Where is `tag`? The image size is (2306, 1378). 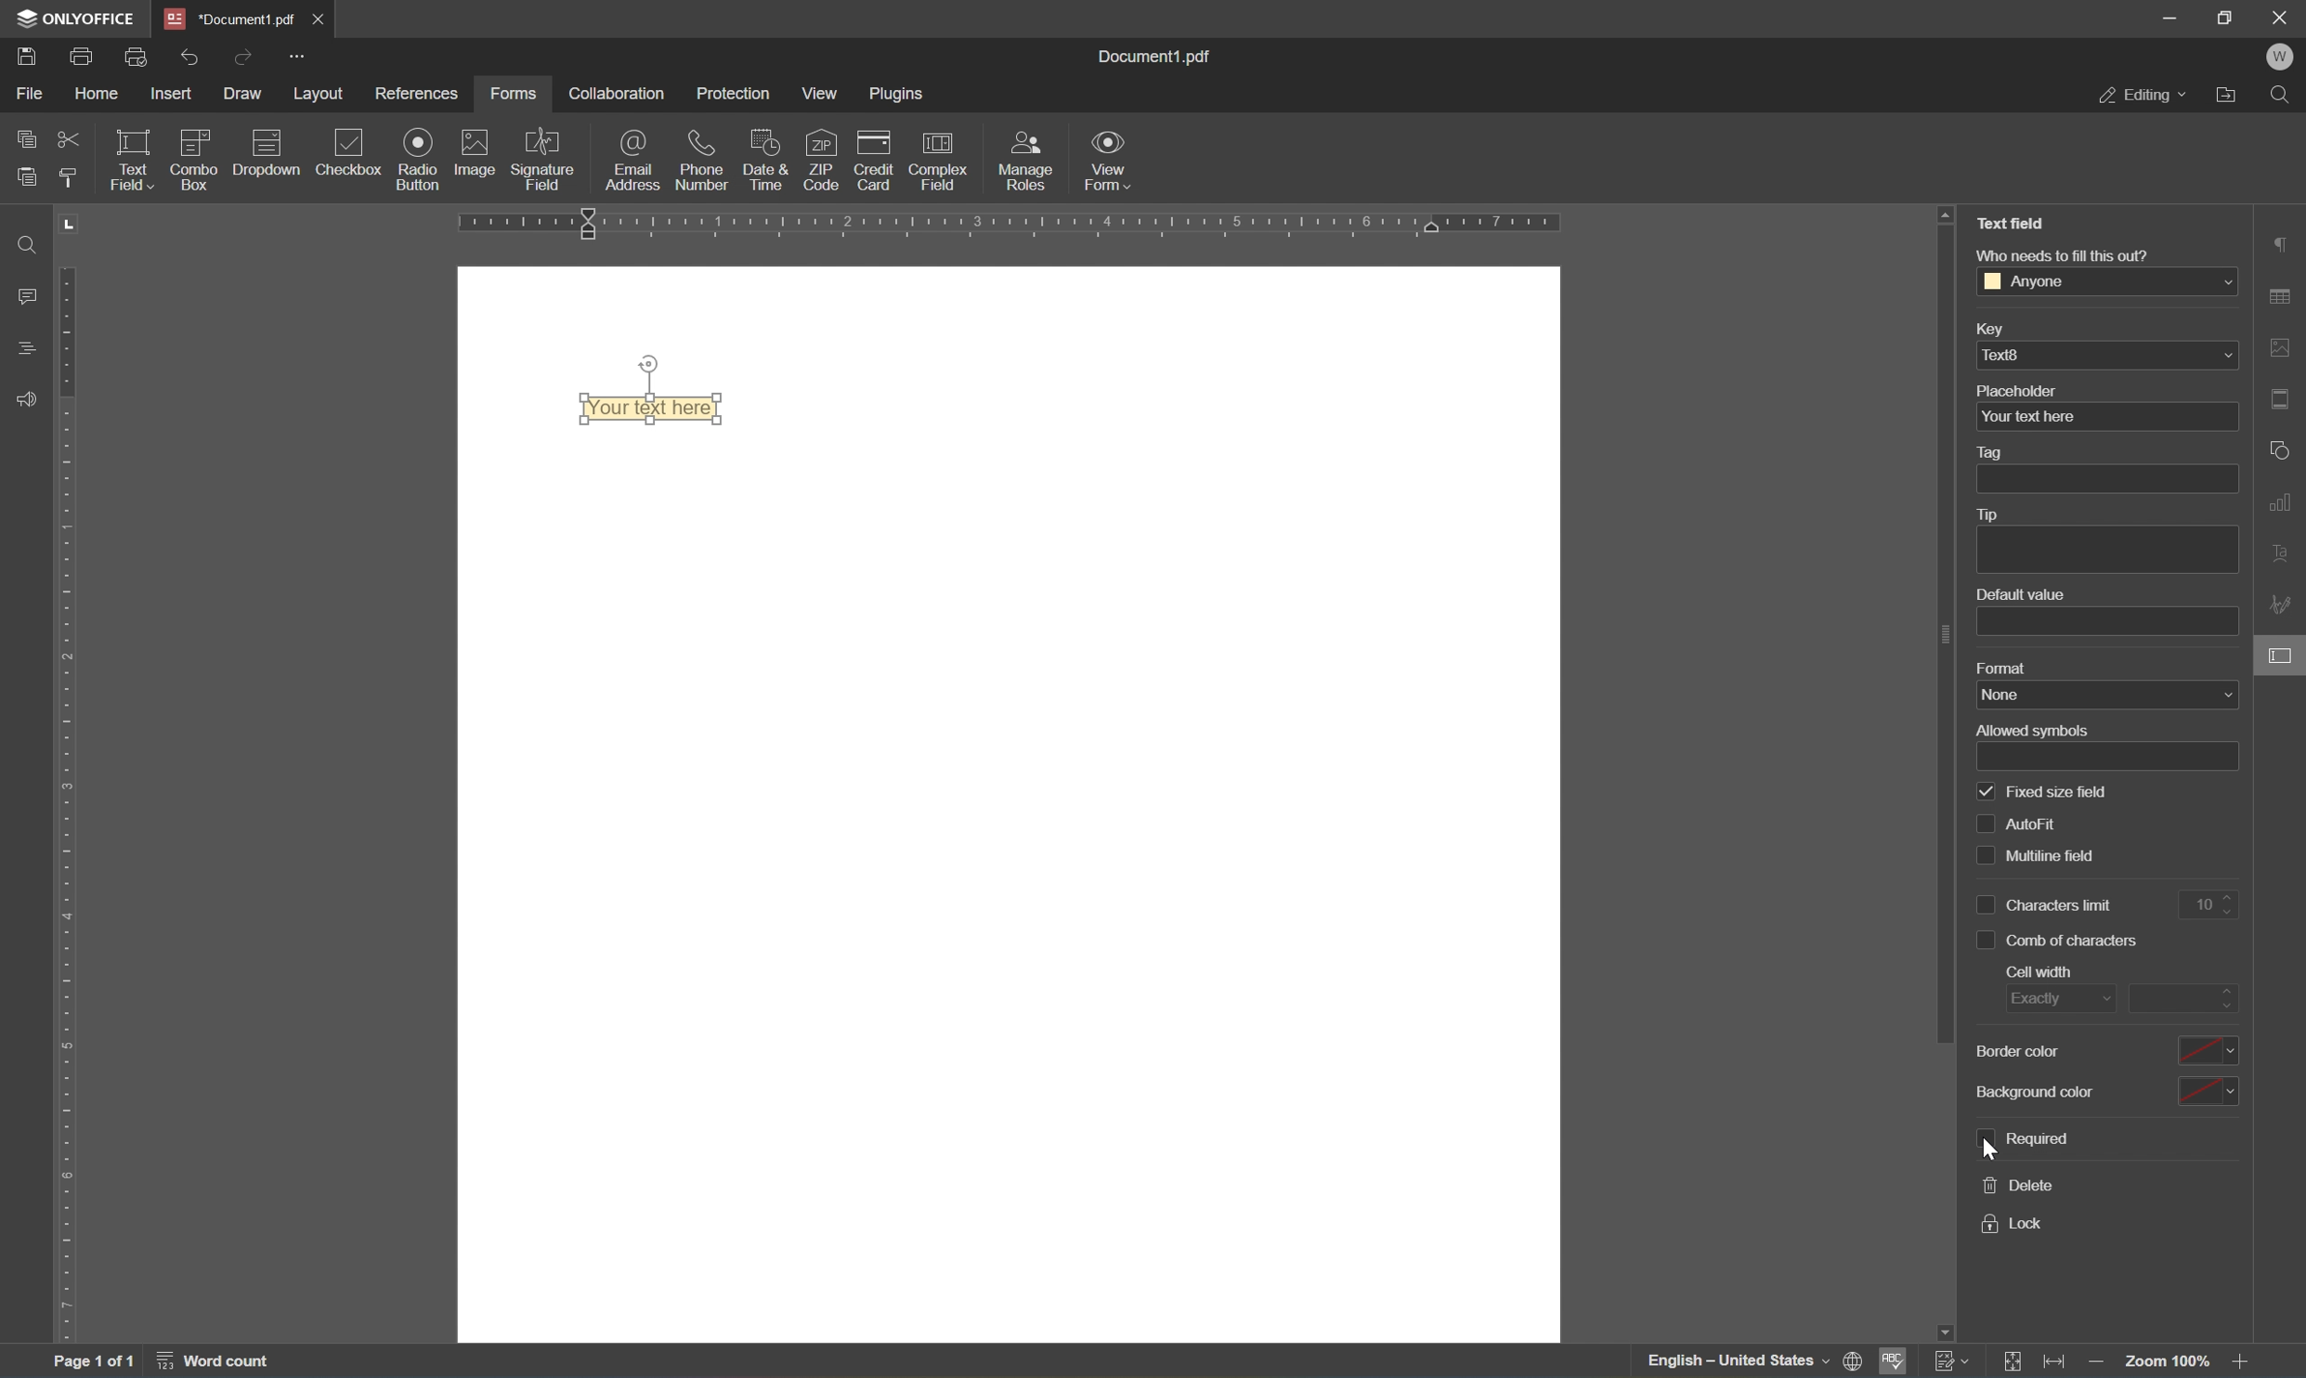 tag is located at coordinates (2000, 450).